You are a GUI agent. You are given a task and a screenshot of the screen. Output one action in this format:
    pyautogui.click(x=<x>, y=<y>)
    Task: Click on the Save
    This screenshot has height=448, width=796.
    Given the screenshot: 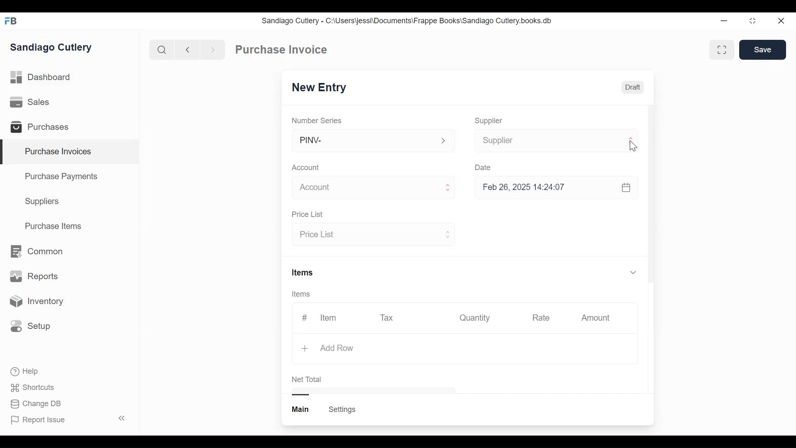 What is the action you would take?
    pyautogui.click(x=764, y=50)
    